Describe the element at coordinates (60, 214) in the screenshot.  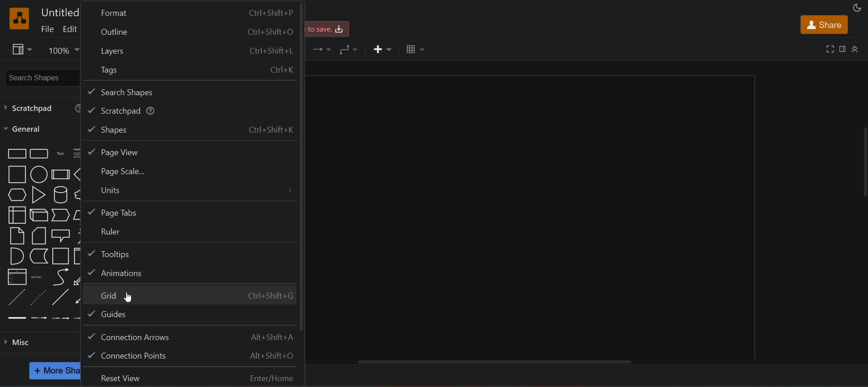
I see `step` at that location.